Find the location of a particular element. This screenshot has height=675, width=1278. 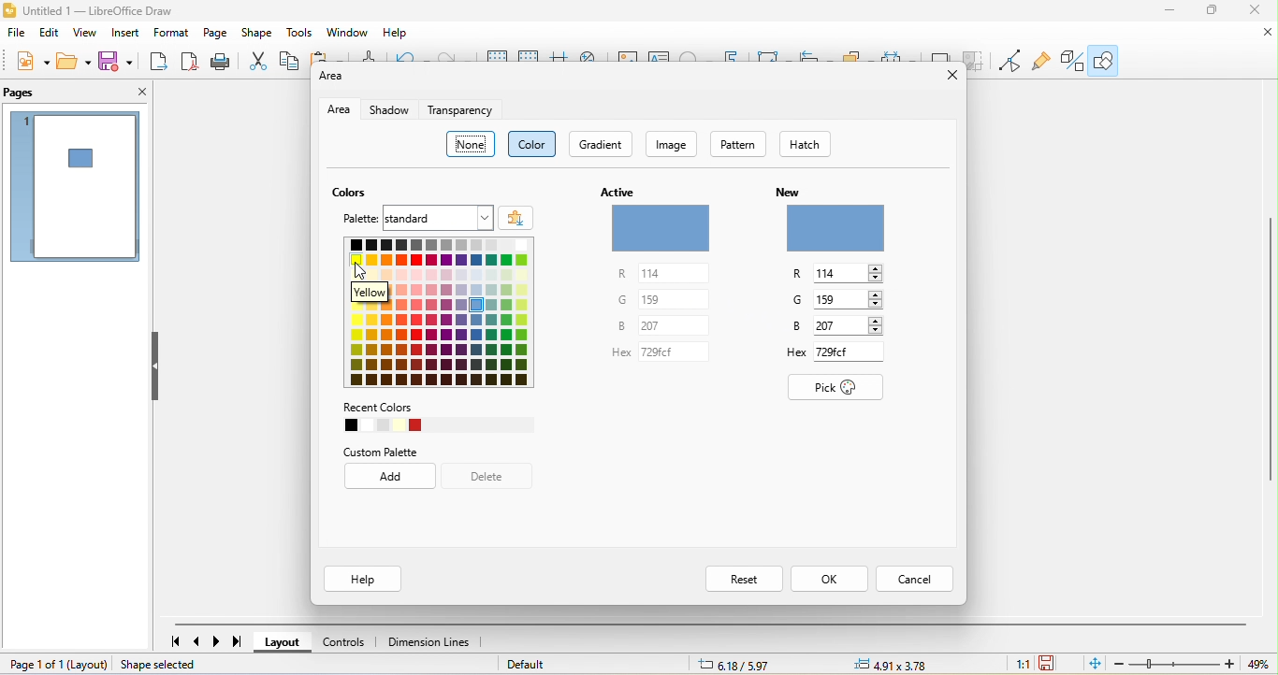

 is located at coordinates (468, 145).